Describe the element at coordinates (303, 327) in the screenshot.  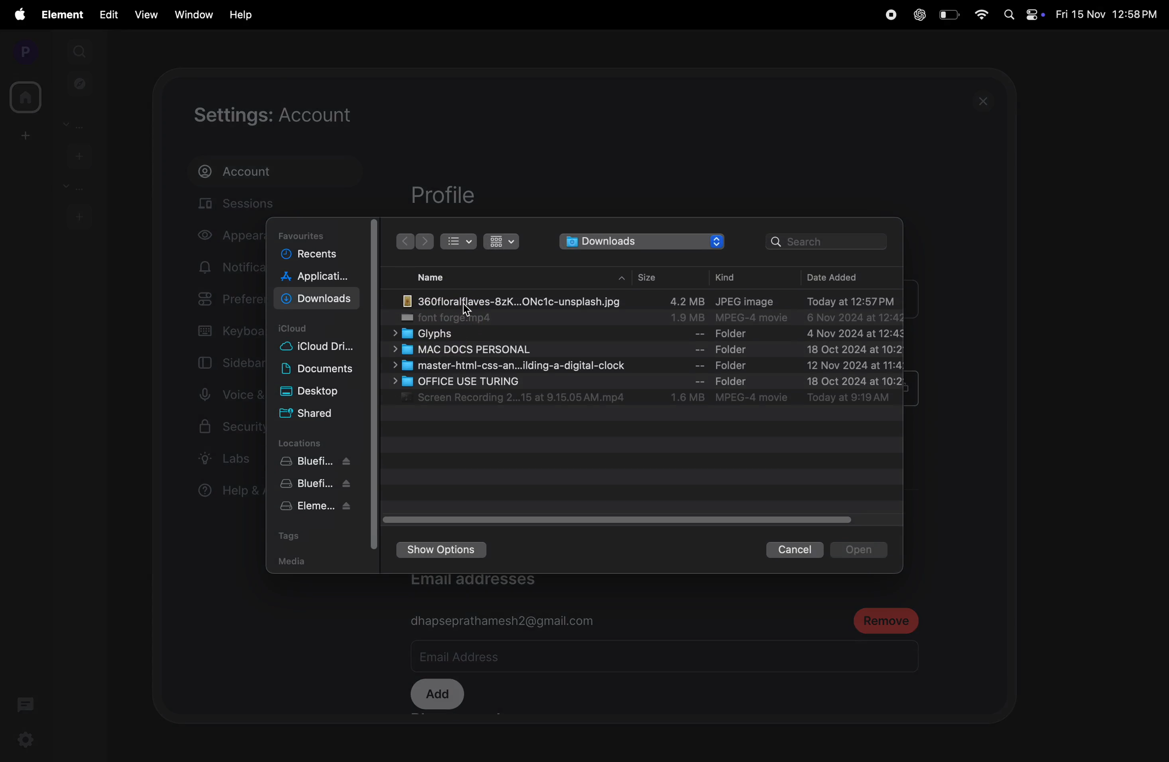
I see `i cloud` at that location.